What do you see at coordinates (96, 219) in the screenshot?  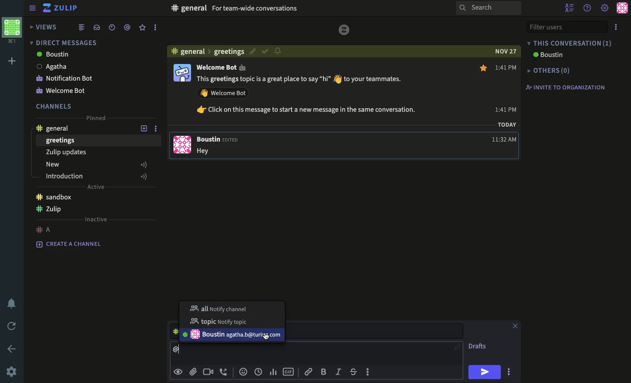 I see `inactive` at bounding box center [96, 219].